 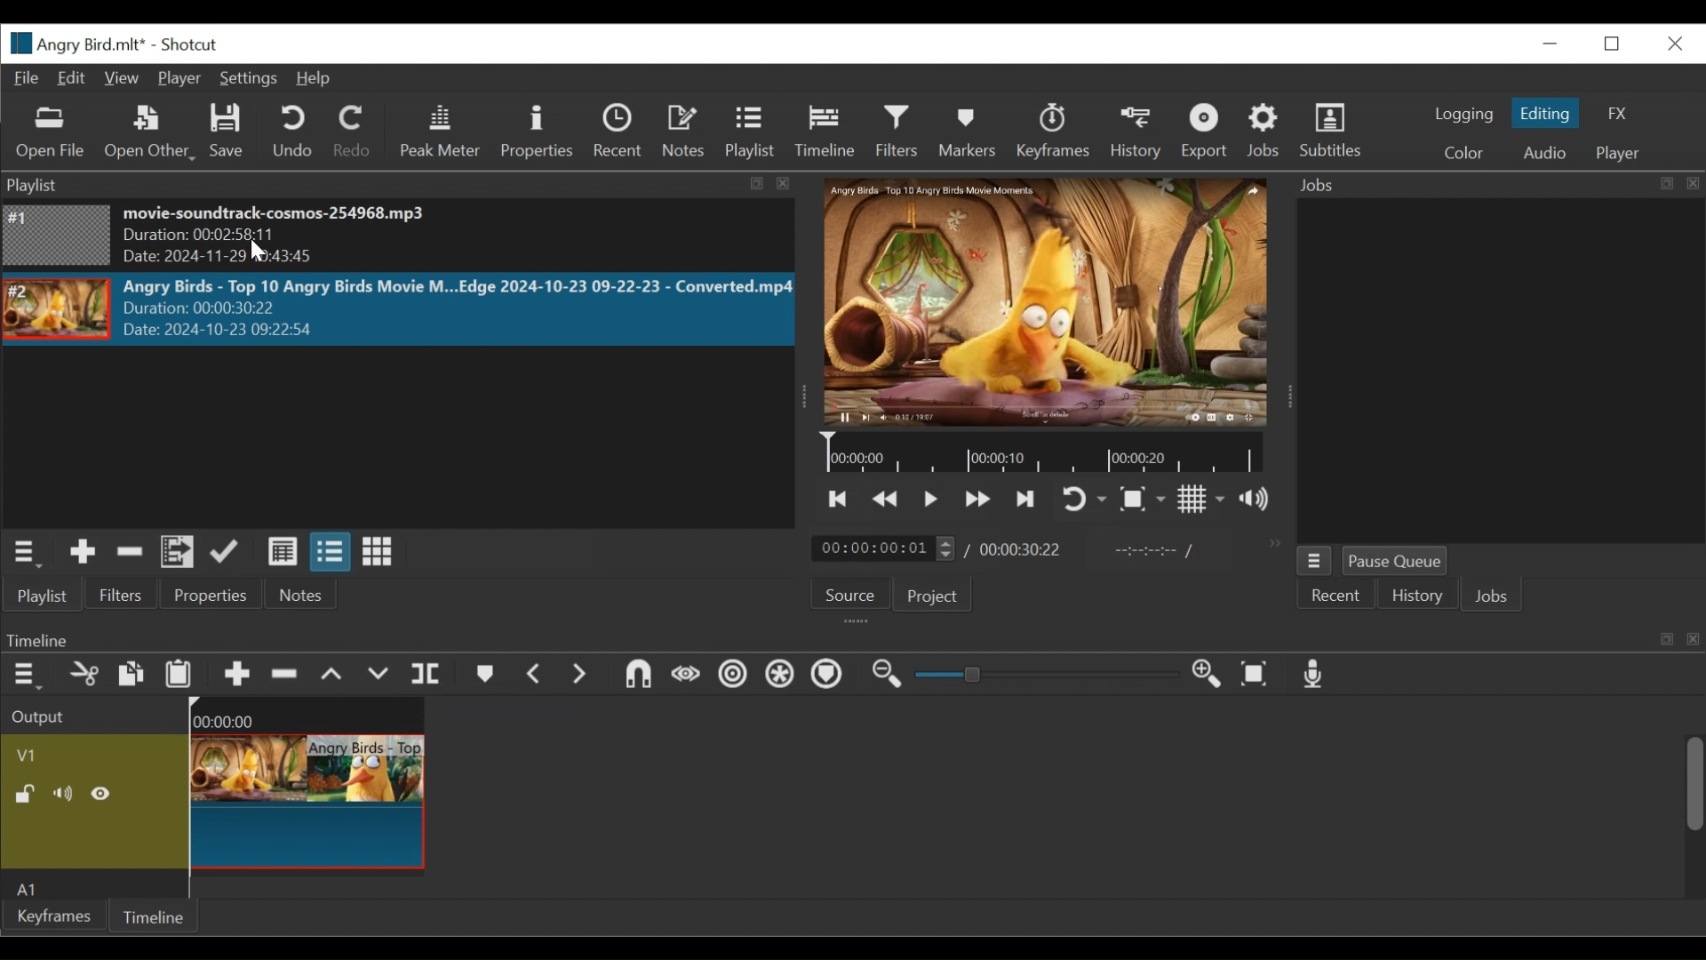 What do you see at coordinates (968, 132) in the screenshot?
I see `Markers` at bounding box center [968, 132].